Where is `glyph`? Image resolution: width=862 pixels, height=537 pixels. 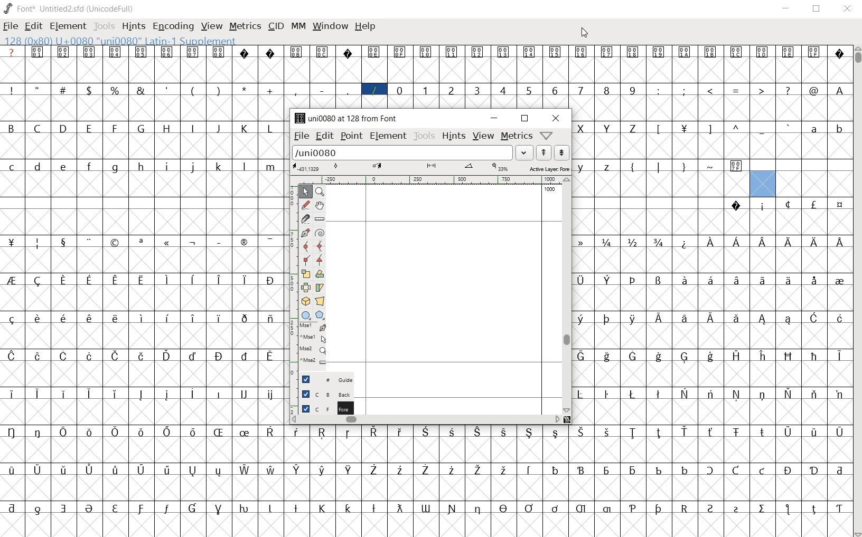
glyph is located at coordinates (607, 432).